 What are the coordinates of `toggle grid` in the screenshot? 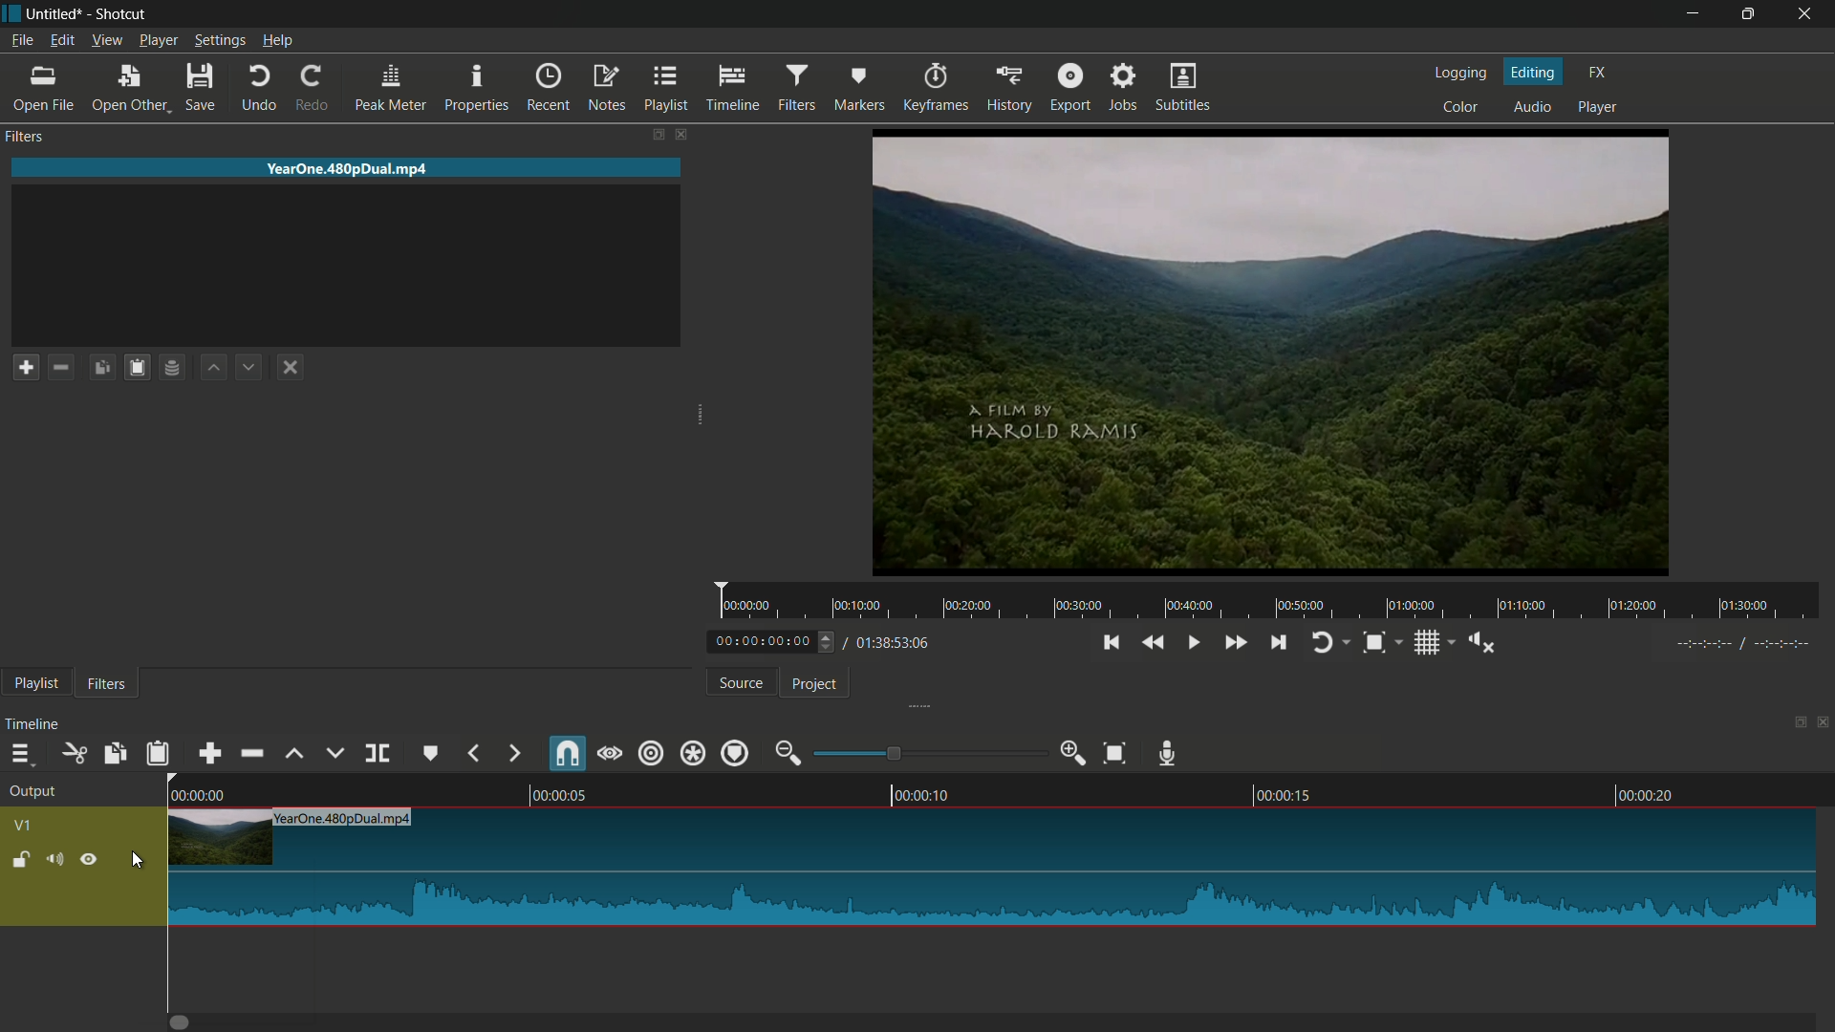 It's located at (1425, 642).